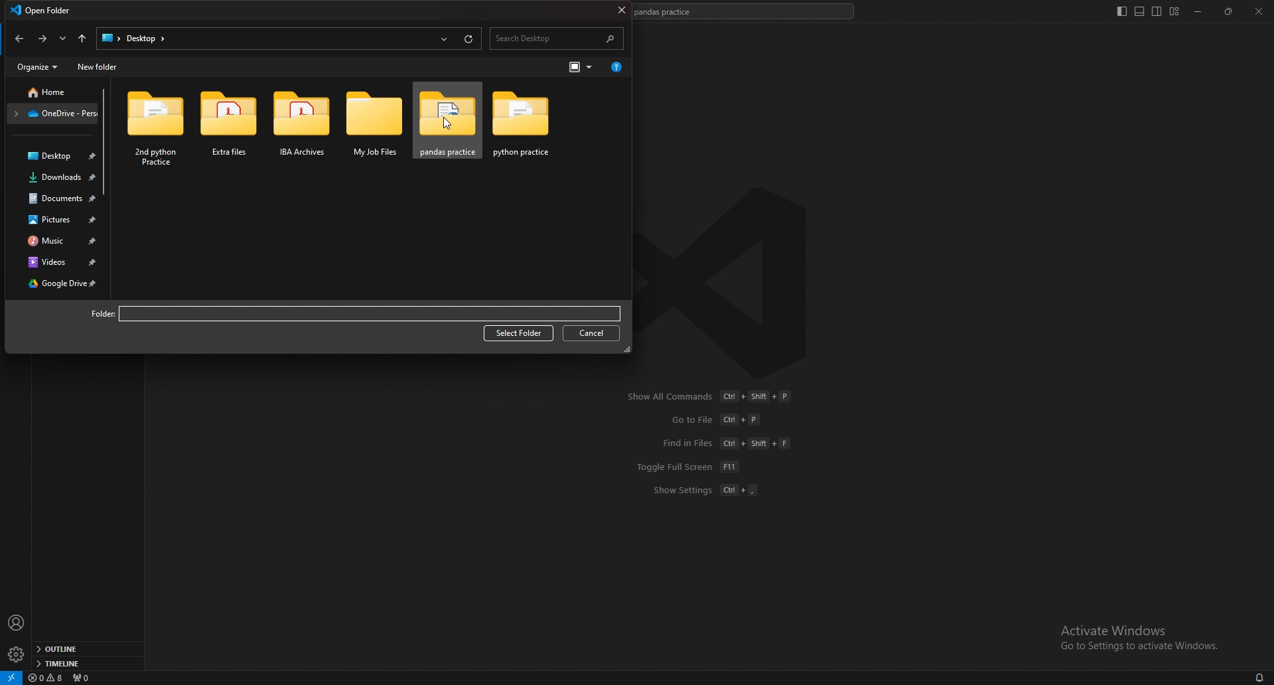 The height and width of the screenshot is (685, 1274). I want to click on Activate Windows
Go to Settings to activate Windows., so click(1135, 637).